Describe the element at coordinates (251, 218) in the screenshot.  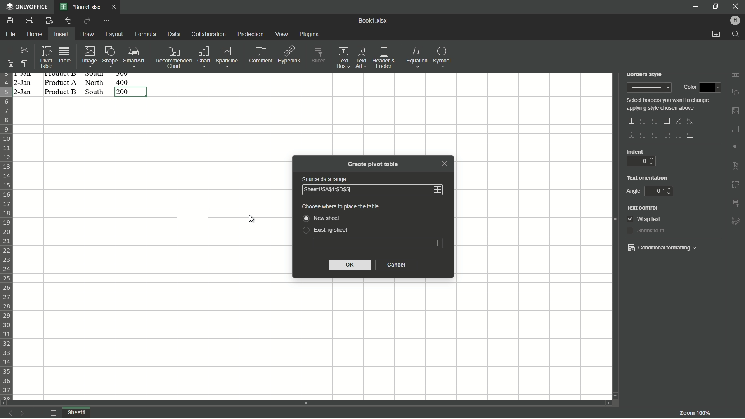
I see `cursor` at that location.